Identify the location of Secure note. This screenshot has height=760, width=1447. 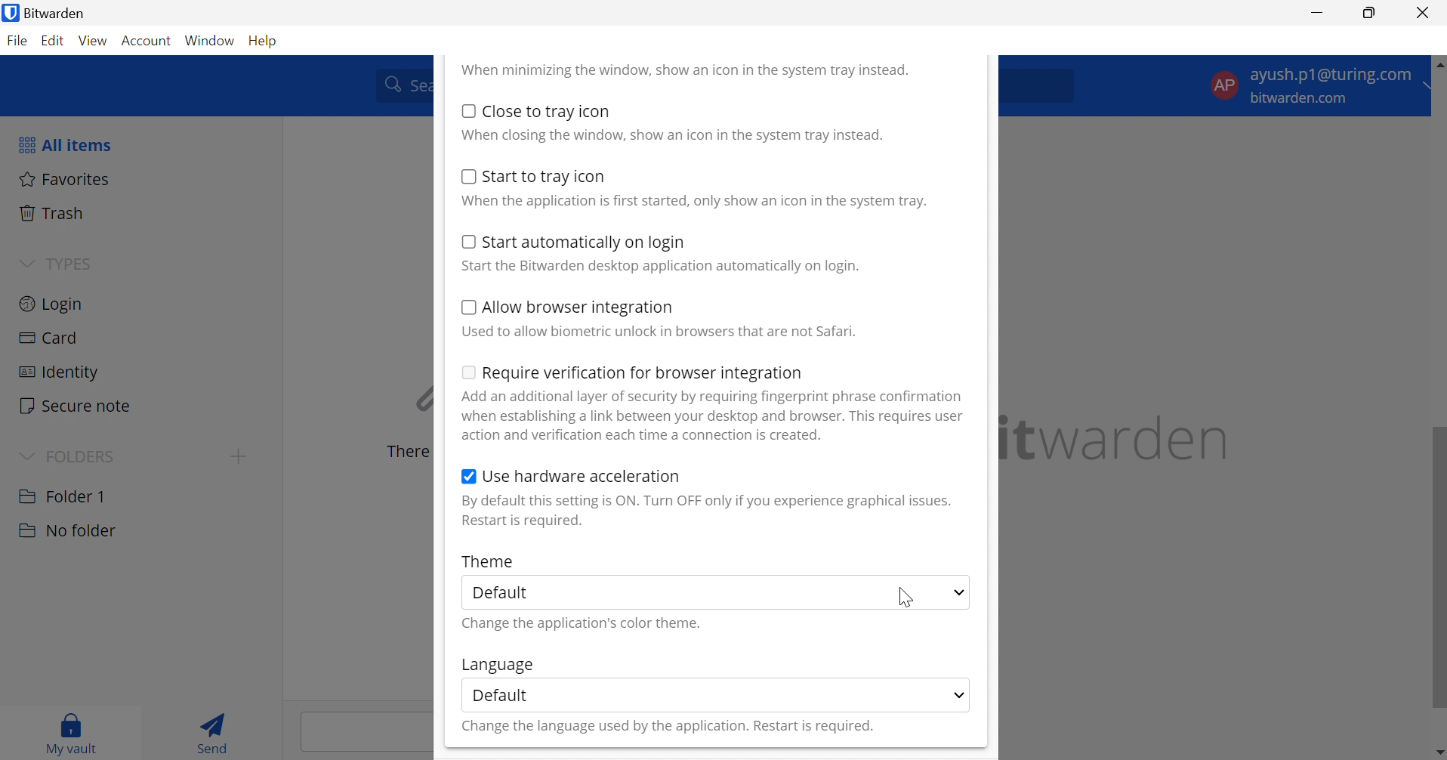
(76, 407).